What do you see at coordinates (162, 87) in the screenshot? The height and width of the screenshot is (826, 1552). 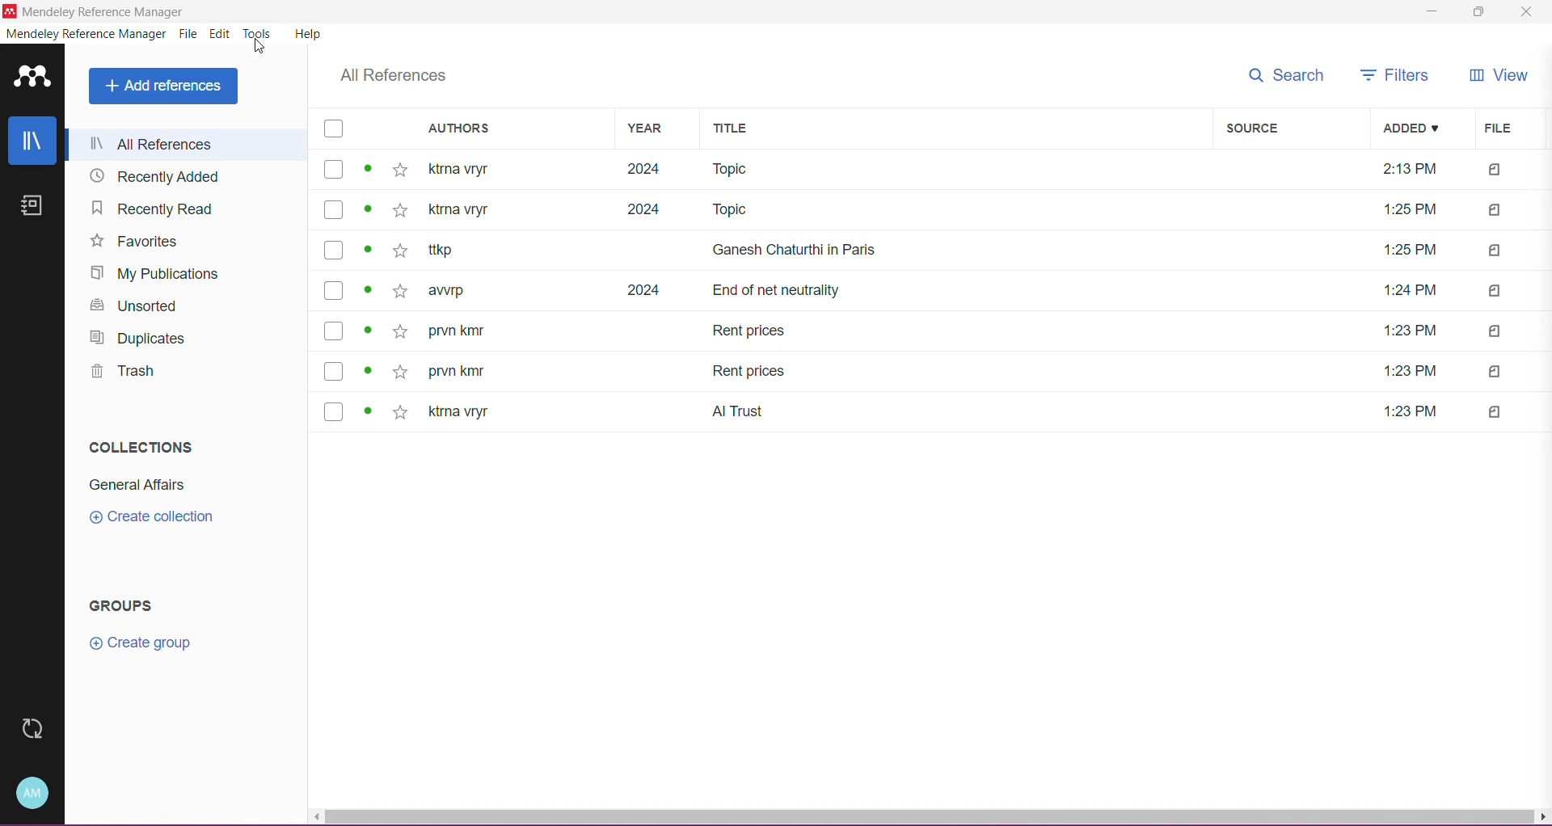 I see `Add References` at bounding box center [162, 87].